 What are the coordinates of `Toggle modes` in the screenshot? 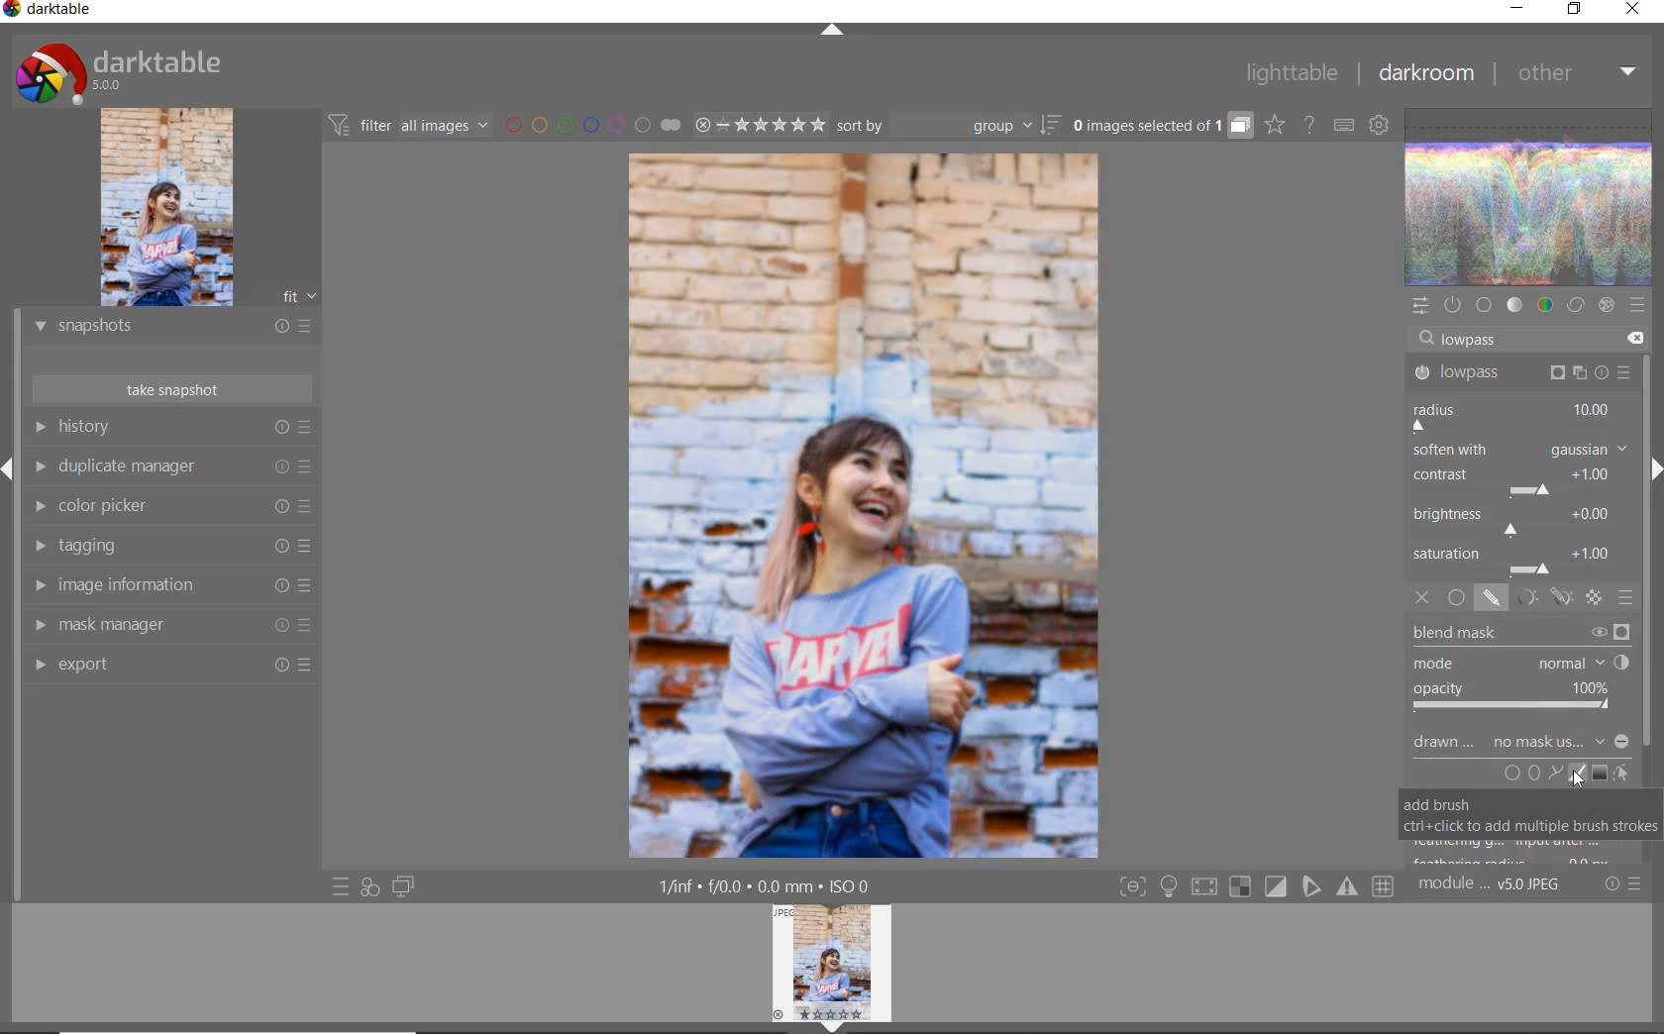 It's located at (1255, 887).